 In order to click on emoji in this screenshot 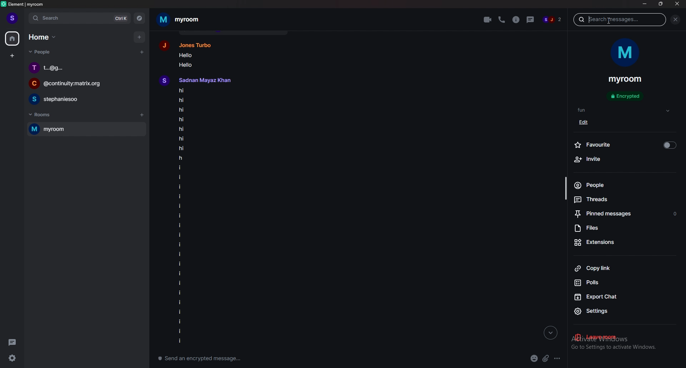, I will do `click(535, 359)`.